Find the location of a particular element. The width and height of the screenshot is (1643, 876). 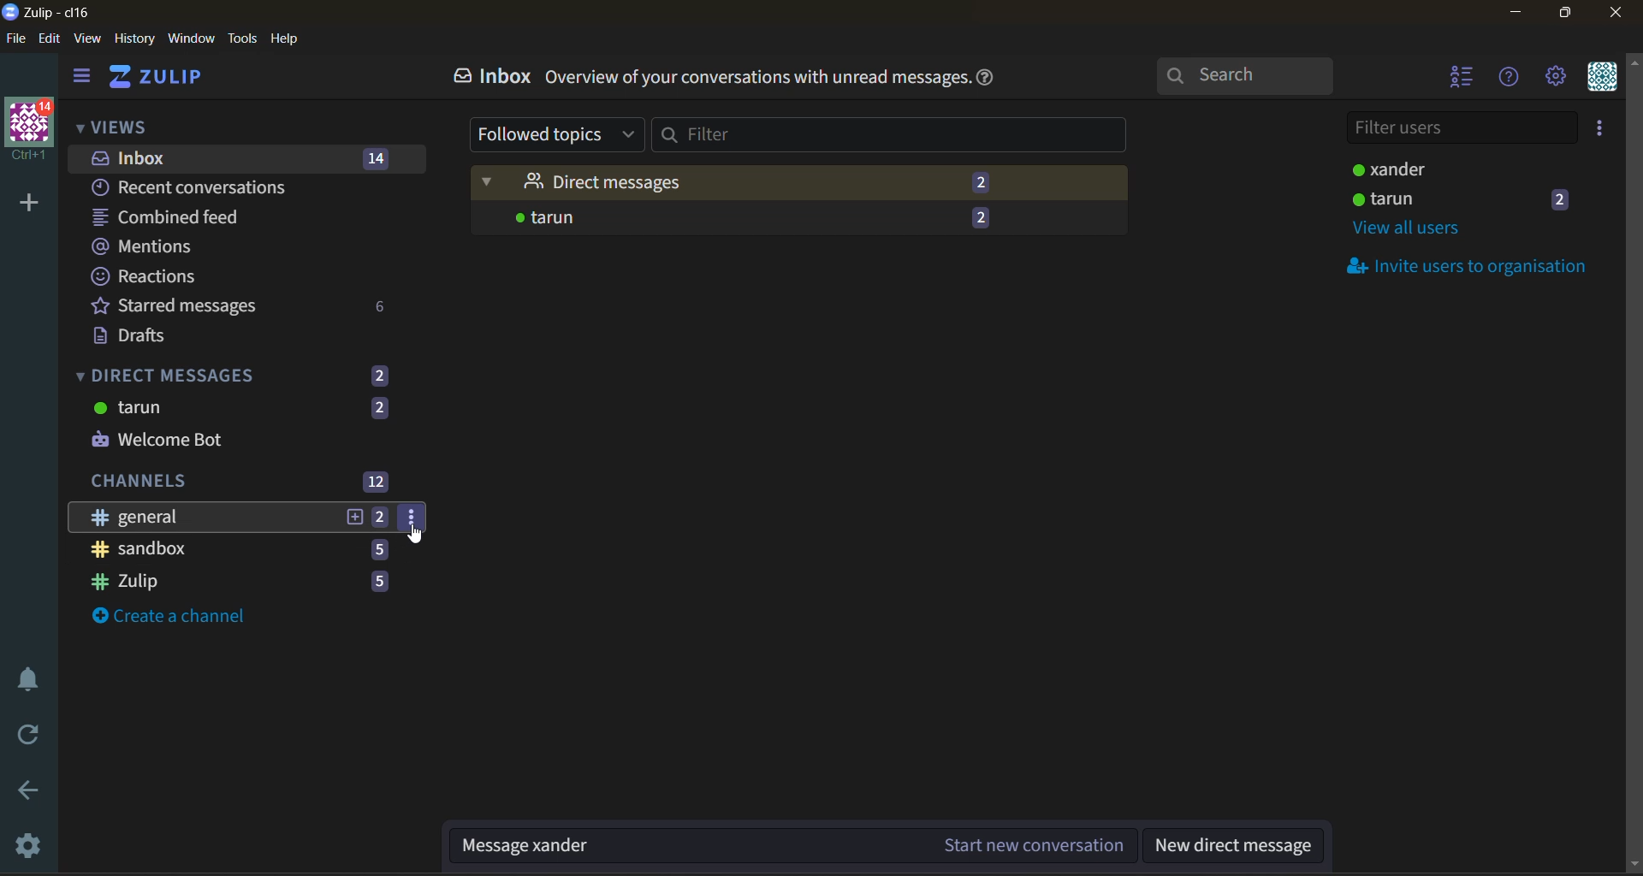

filter users is located at coordinates (1459, 130).